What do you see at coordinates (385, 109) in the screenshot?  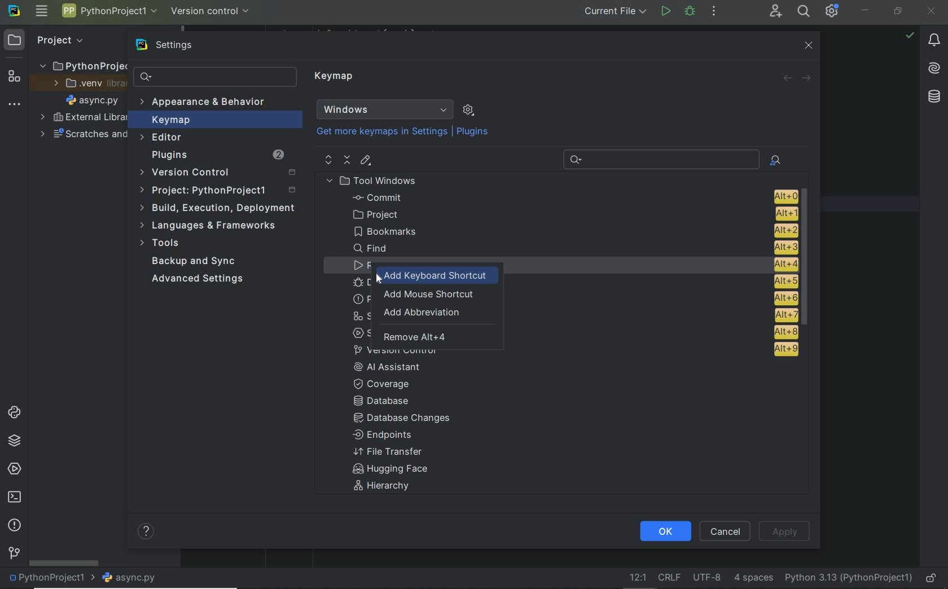 I see `Windows` at bounding box center [385, 109].